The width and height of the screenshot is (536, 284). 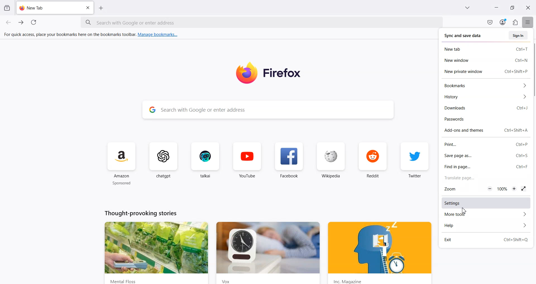 What do you see at coordinates (21, 23) in the screenshot?
I see `Forward` at bounding box center [21, 23].